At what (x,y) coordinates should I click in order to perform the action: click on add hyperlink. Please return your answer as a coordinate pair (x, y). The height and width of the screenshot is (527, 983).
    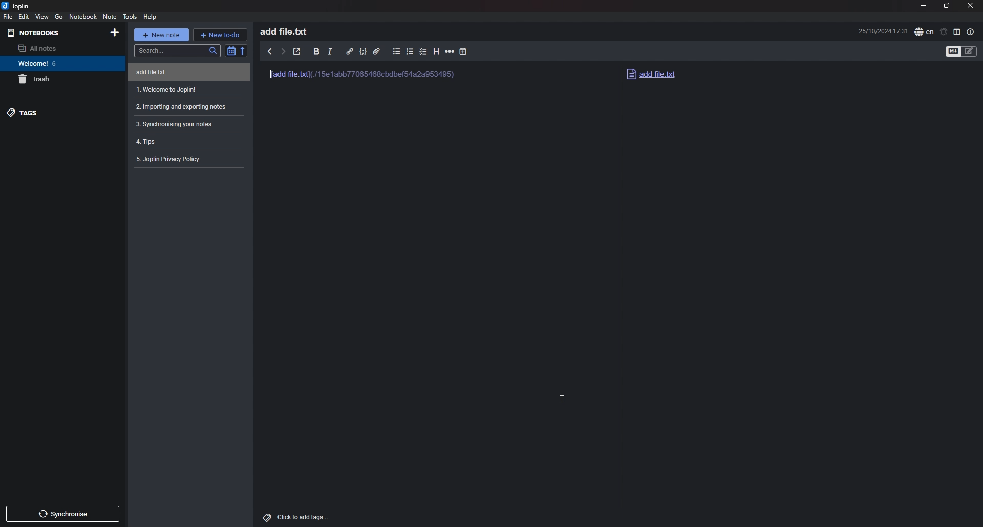
    Looking at the image, I should click on (350, 52).